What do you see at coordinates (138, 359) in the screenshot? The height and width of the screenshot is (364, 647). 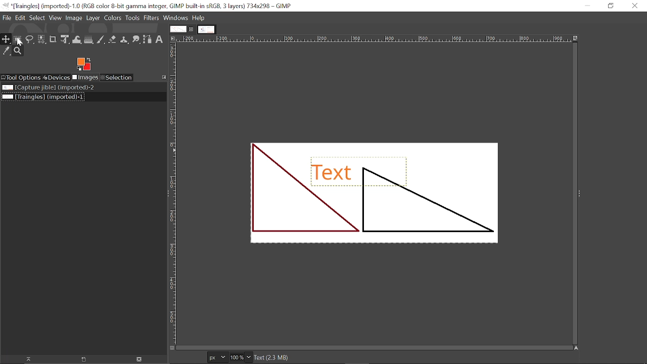 I see `Delete Image` at bounding box center [138, 359].